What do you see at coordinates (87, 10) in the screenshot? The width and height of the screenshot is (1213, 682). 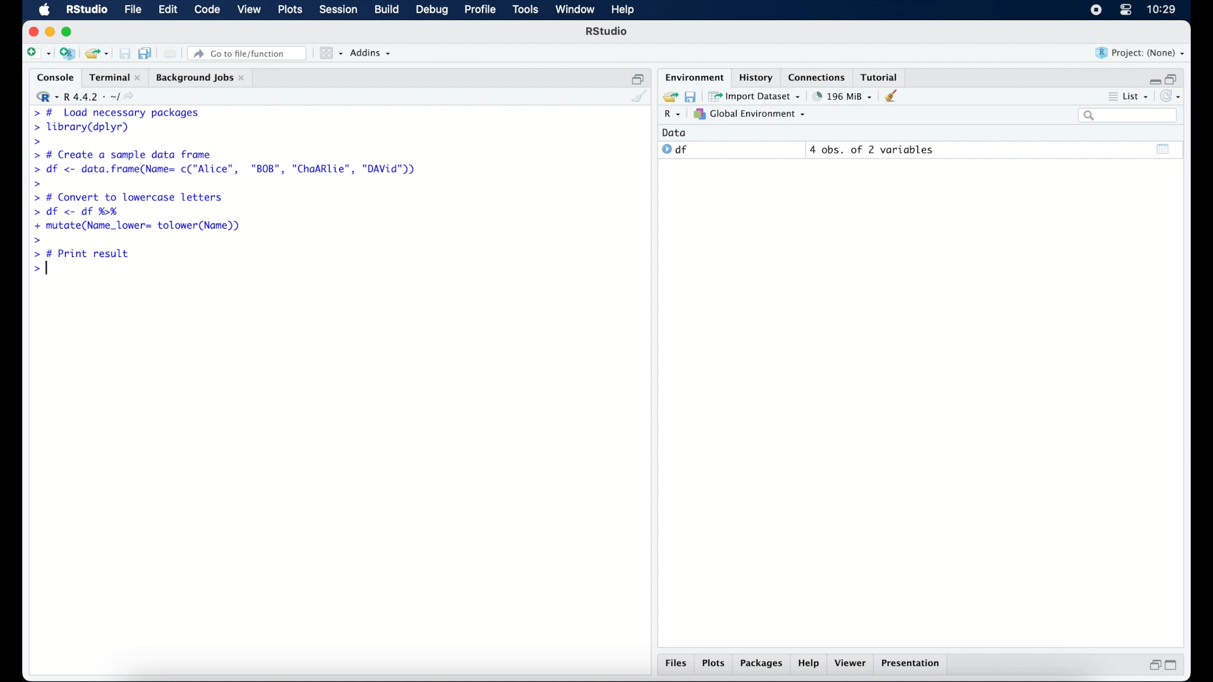 I see `R Studio` at bounding box center [87, 10].